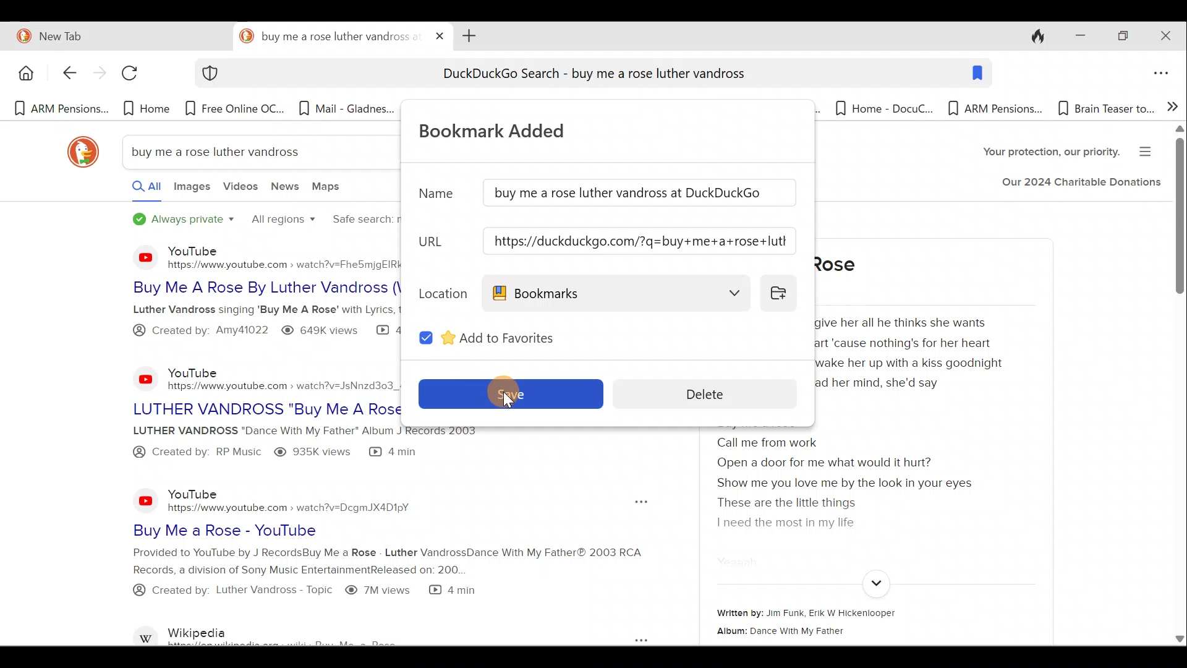 Image resolution: width=1187 pixels, height=668 pixels. I want to click on URL, so click(437, 242).